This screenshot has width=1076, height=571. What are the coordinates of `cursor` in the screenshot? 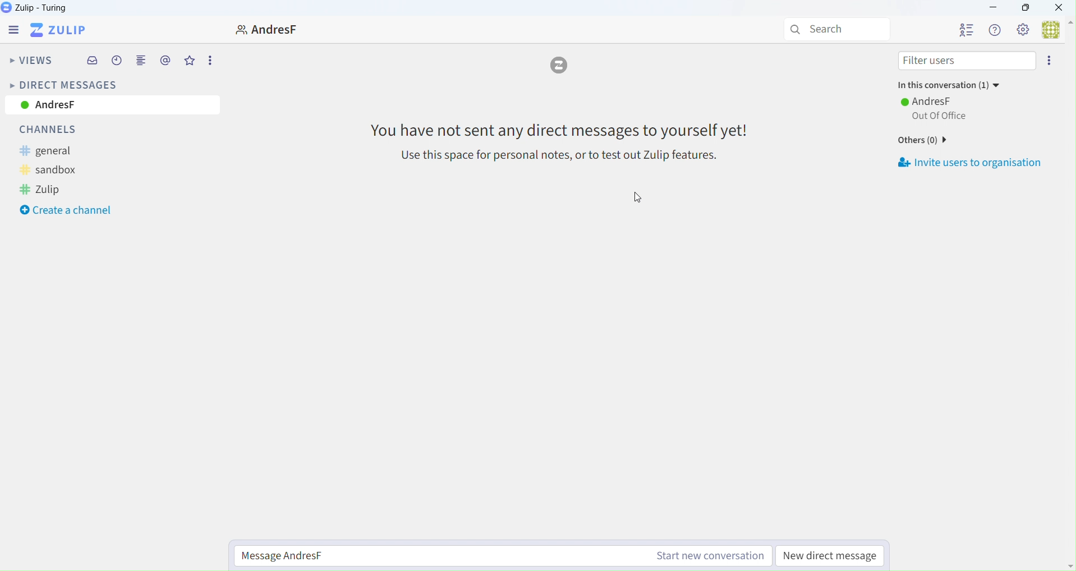 It's located at (640, 196).